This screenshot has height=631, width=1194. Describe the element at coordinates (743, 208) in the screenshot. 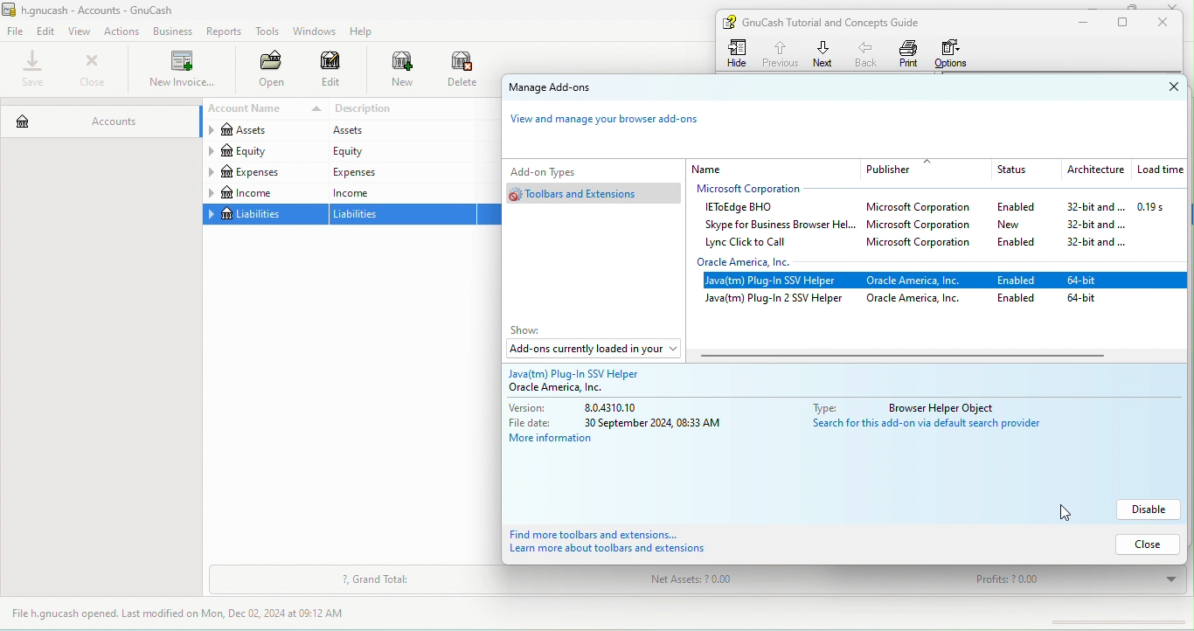

I see `ietoedge bho` at that location.